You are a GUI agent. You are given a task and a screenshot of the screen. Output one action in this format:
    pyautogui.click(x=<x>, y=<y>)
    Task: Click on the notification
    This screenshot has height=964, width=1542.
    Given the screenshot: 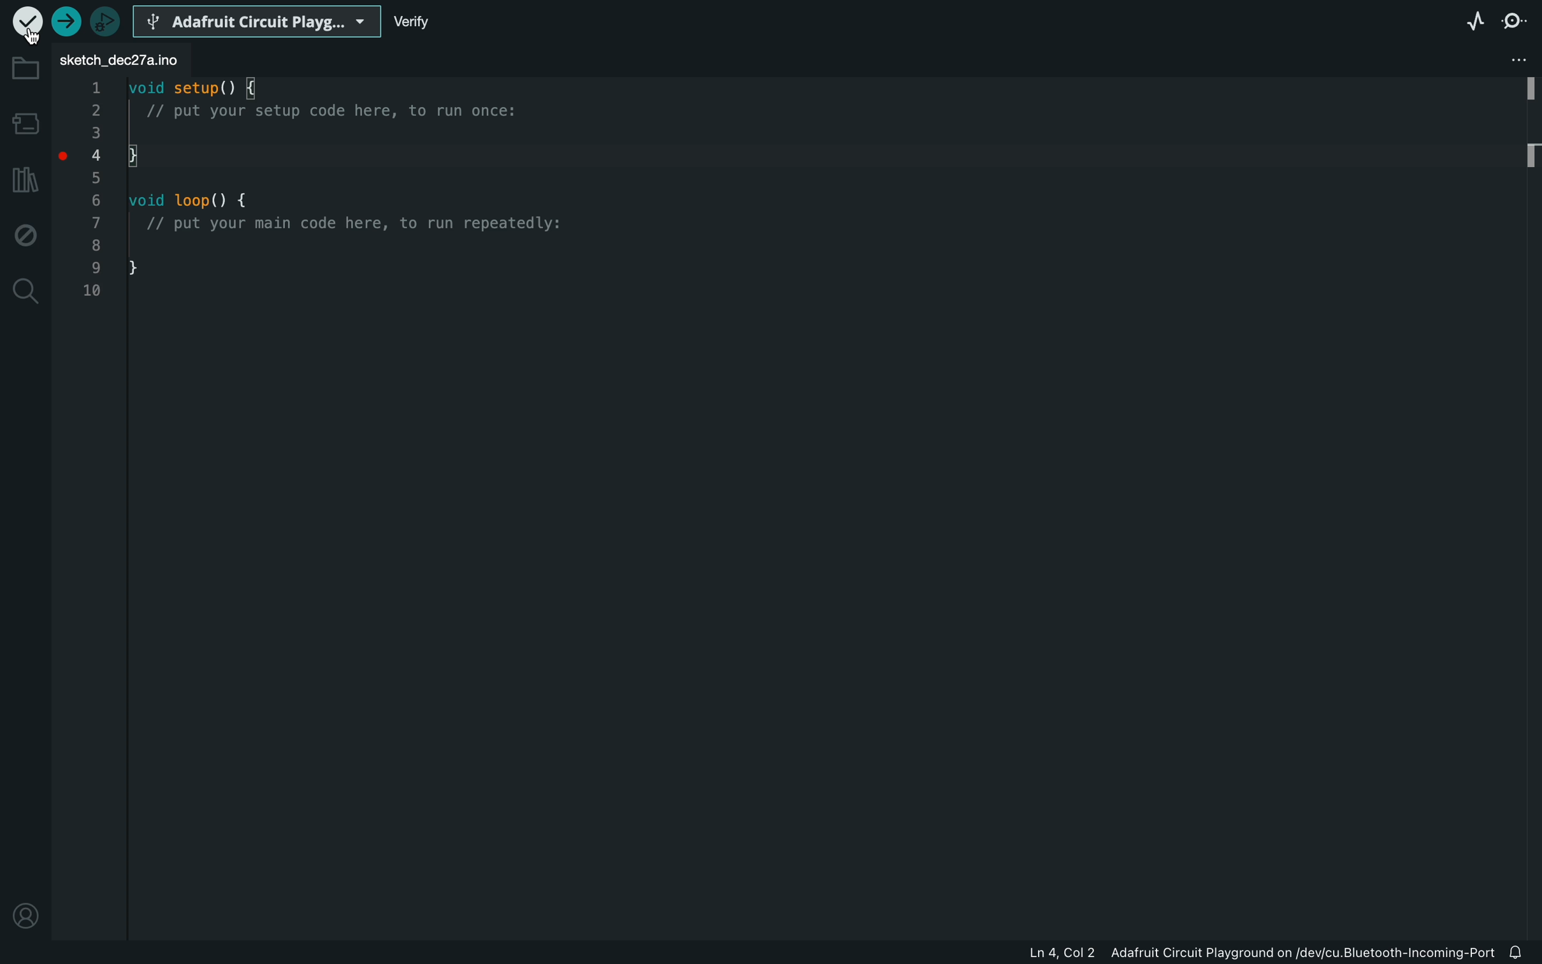 What is the action you would take?
    pyautogui.click(x=1522, y=954)
    